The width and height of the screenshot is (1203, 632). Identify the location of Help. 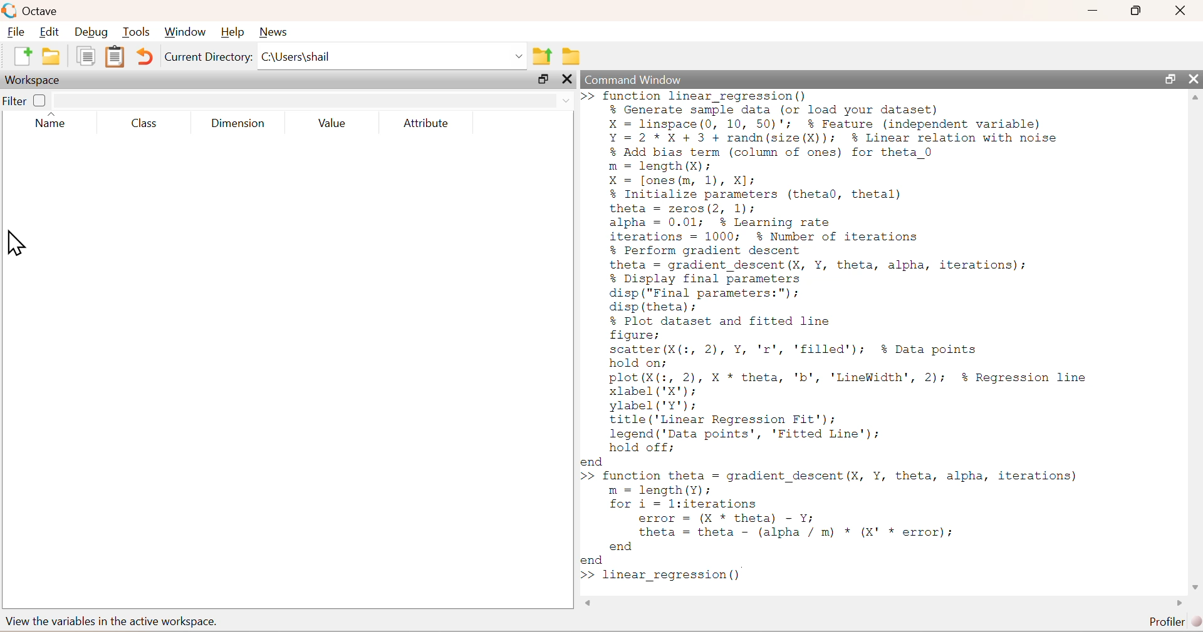
(232, 31).